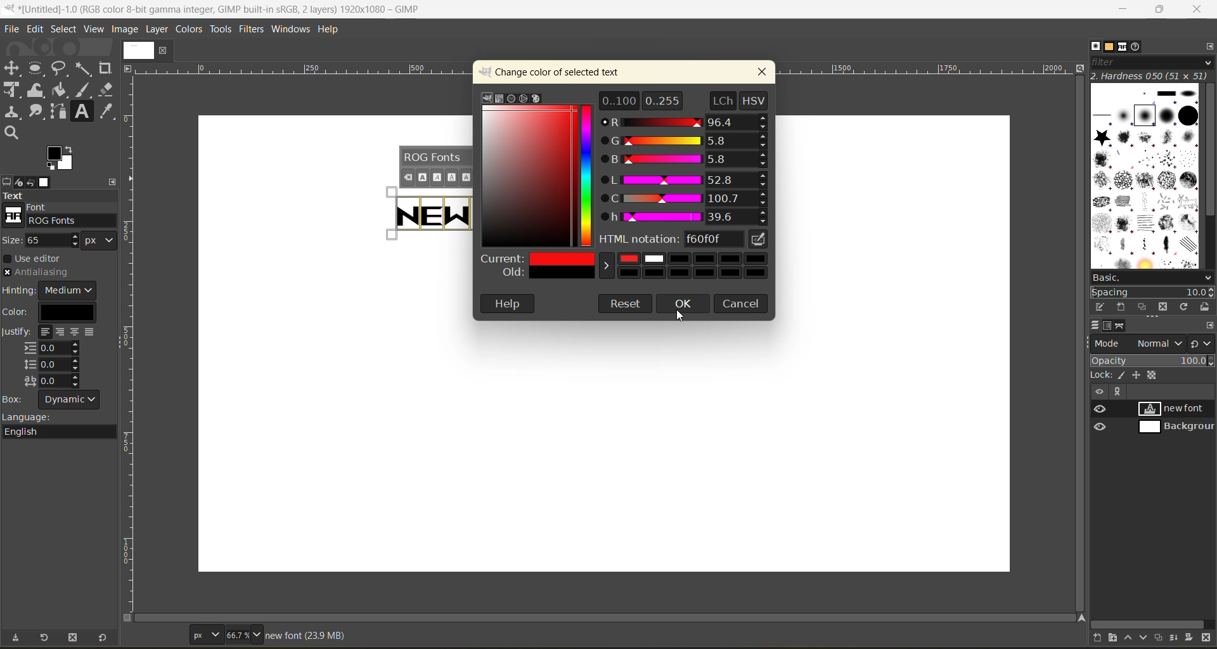  What do you see at coordinates (136, 51) in the screenshot?
I see `image` at bounding box center [136, 51].